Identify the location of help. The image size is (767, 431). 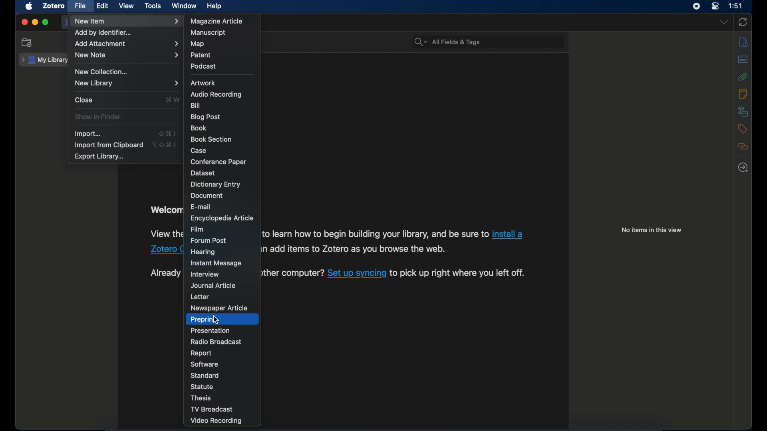
(215, 6).